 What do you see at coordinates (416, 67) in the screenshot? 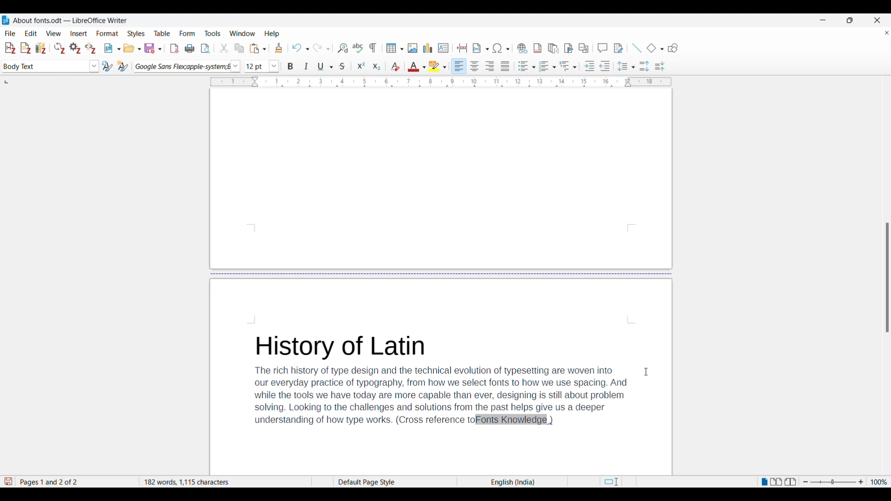
I see `Text color options` at bounding box center [416, 67].